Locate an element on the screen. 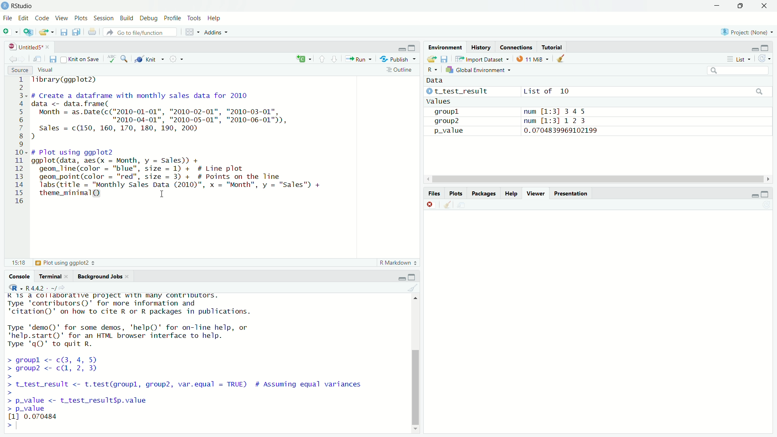 This screenshot has width=777, height=437. Files is located at coordinates (432, 193).